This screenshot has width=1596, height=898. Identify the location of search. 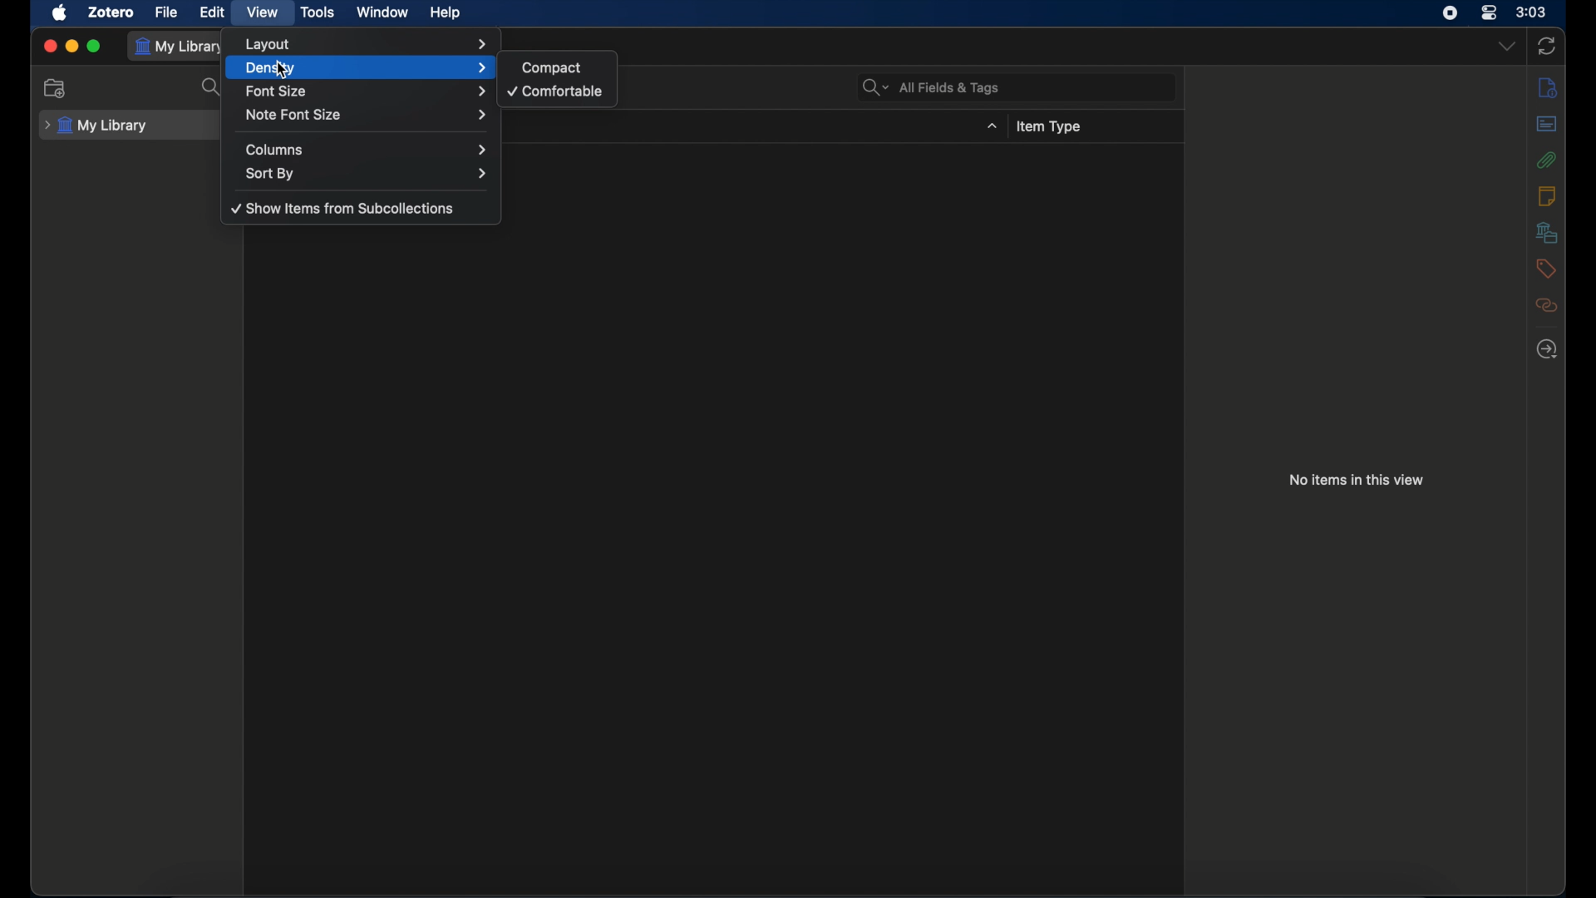
(211, 86).